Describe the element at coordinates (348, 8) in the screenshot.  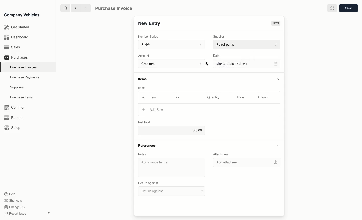
I see `save` at that location.